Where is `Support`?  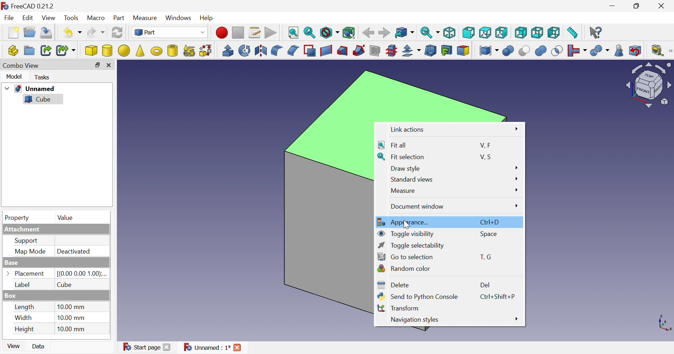 Support is located at coordinates (29, 241).